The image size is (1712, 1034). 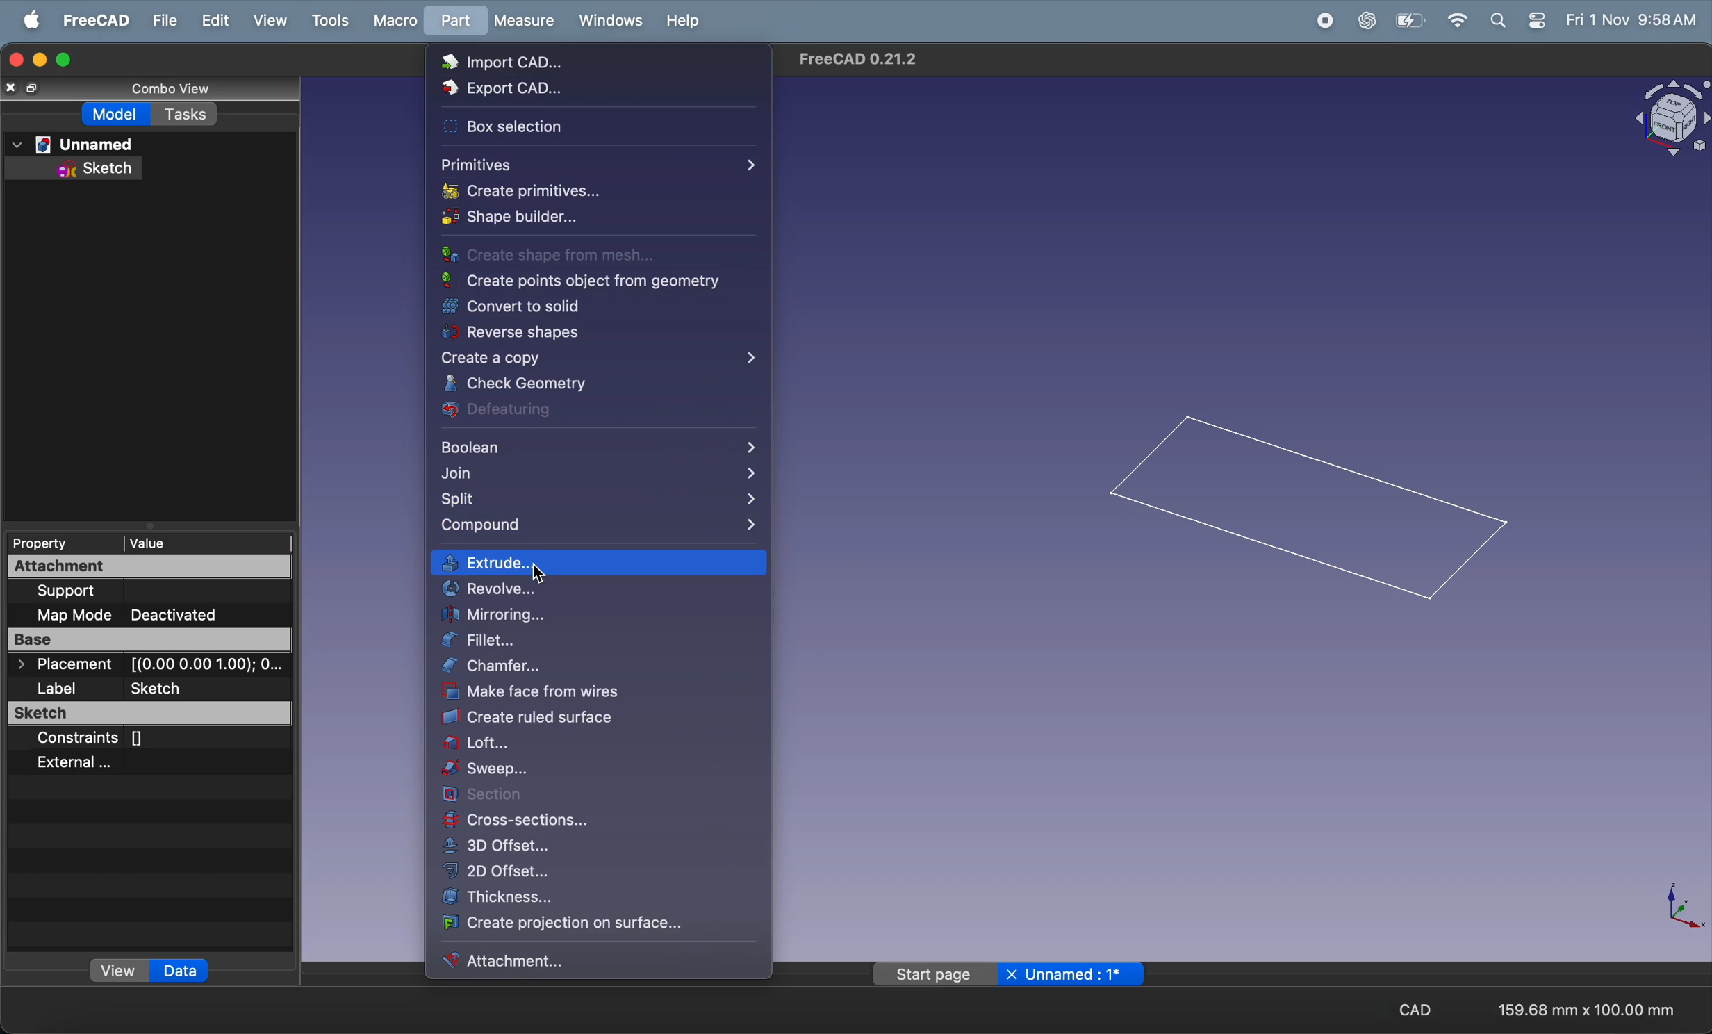 I want to click on base, so click(x=147, y=641).